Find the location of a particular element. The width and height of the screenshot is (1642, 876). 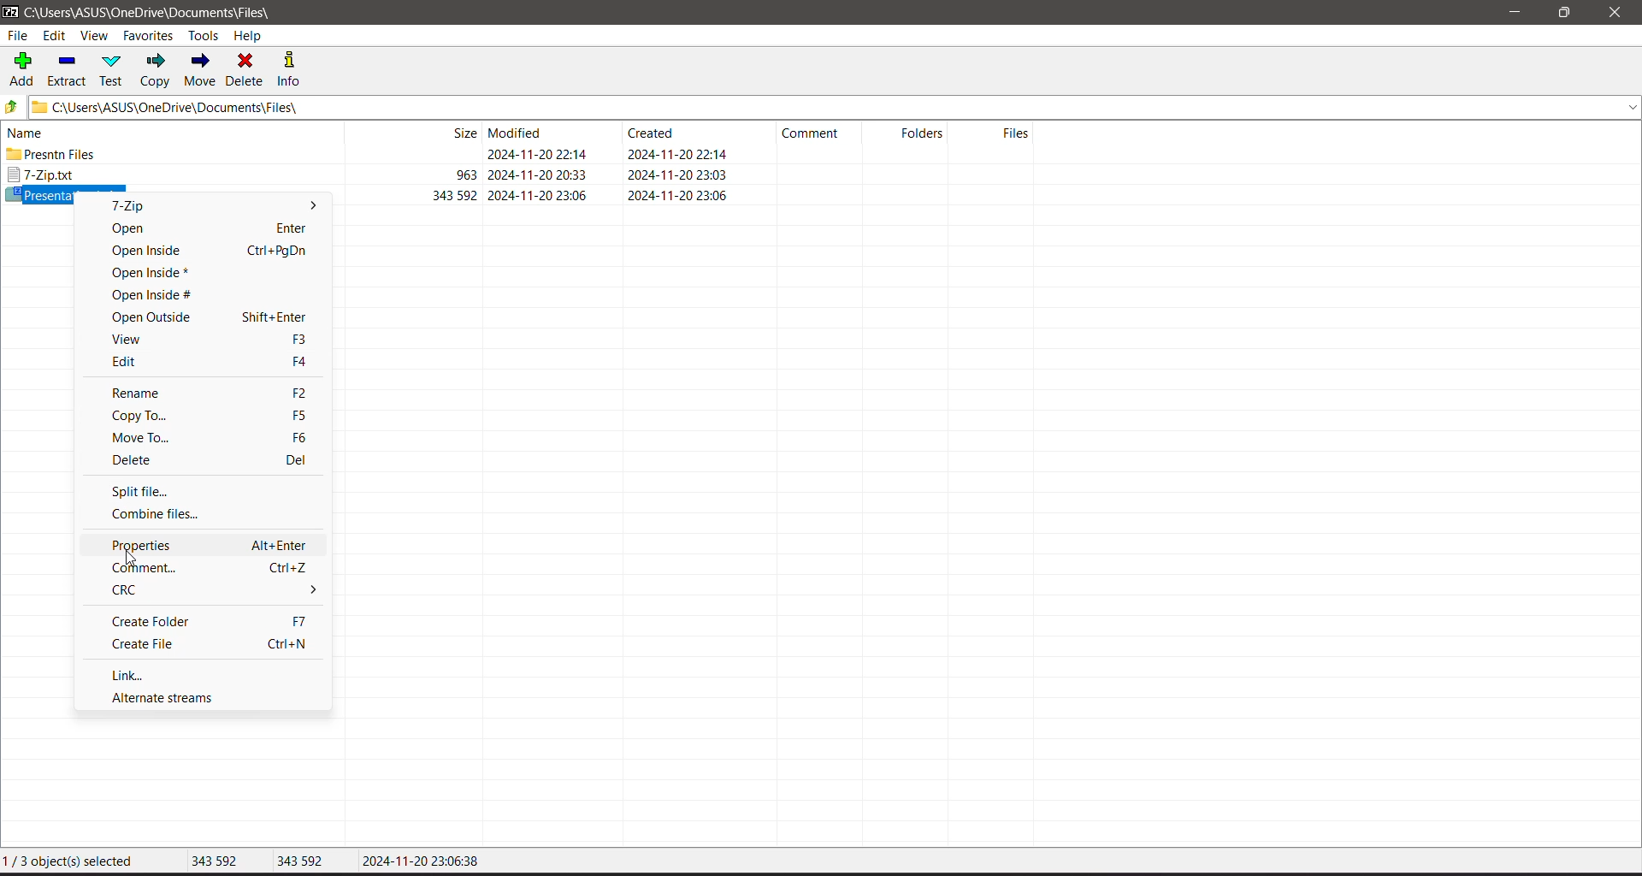

7-Zip is located at coordinates (144, 207).